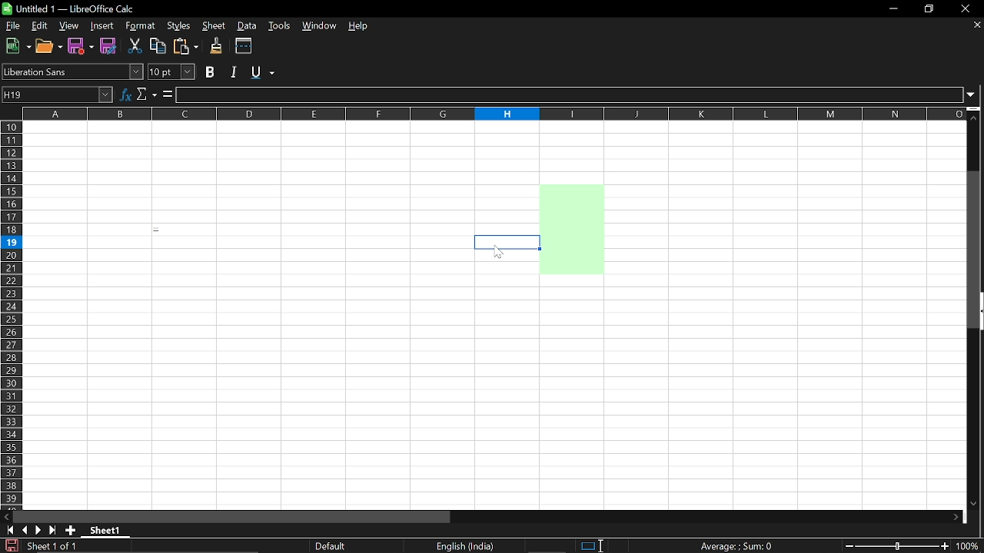 The width and height of the screenshot is (984, 553). I want to click on Fillable cell, so click(571, 152).